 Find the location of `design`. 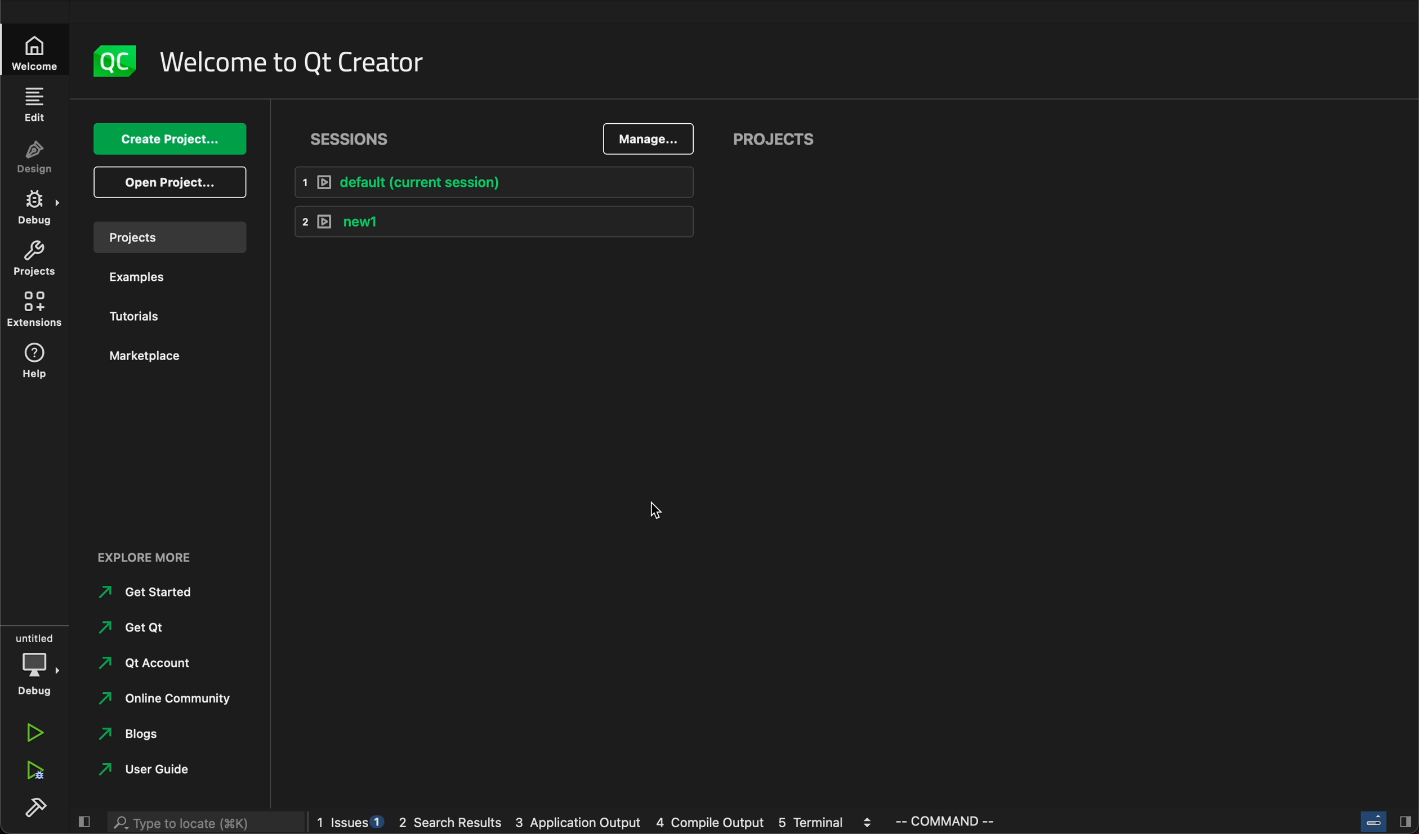

design is located at coordinates (35, 158).